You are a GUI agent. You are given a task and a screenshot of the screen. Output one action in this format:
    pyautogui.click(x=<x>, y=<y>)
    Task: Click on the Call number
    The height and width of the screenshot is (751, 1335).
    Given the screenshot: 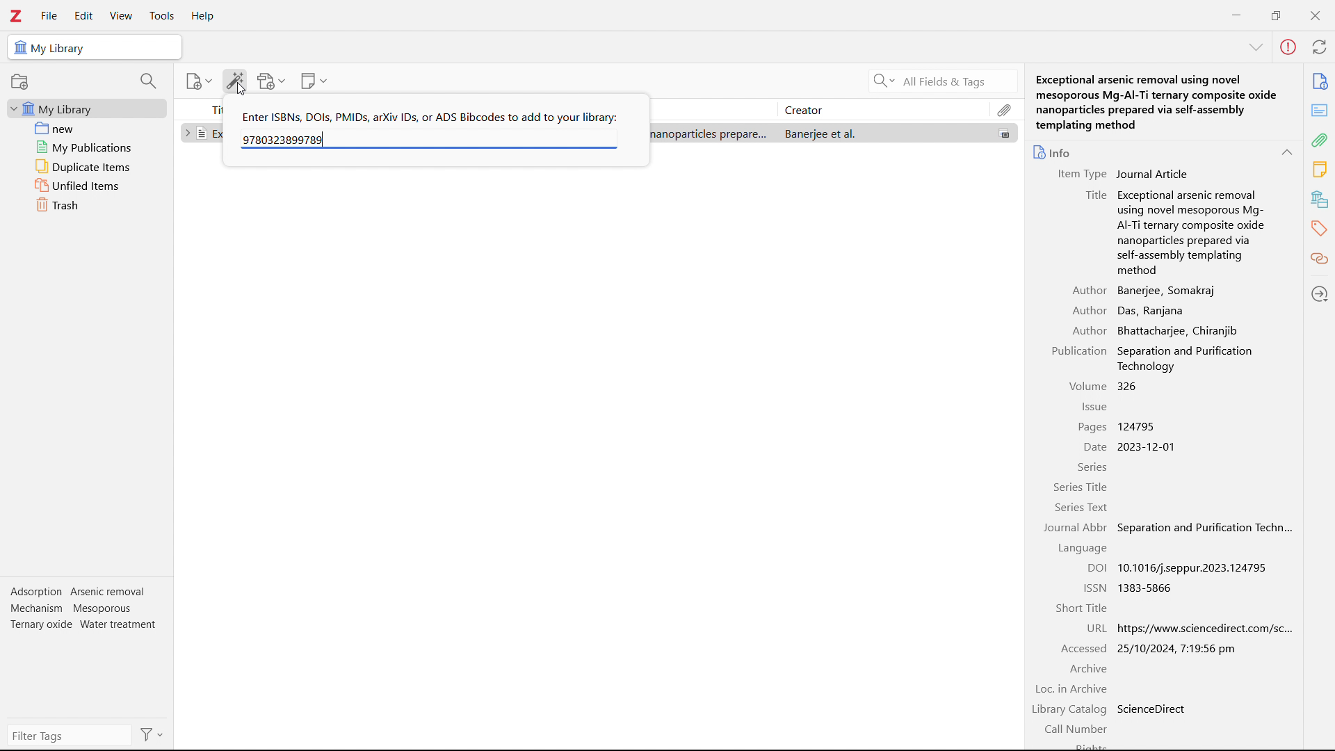 What is the action you would take?
    pyautogui.click(x=1078, y=730)
    